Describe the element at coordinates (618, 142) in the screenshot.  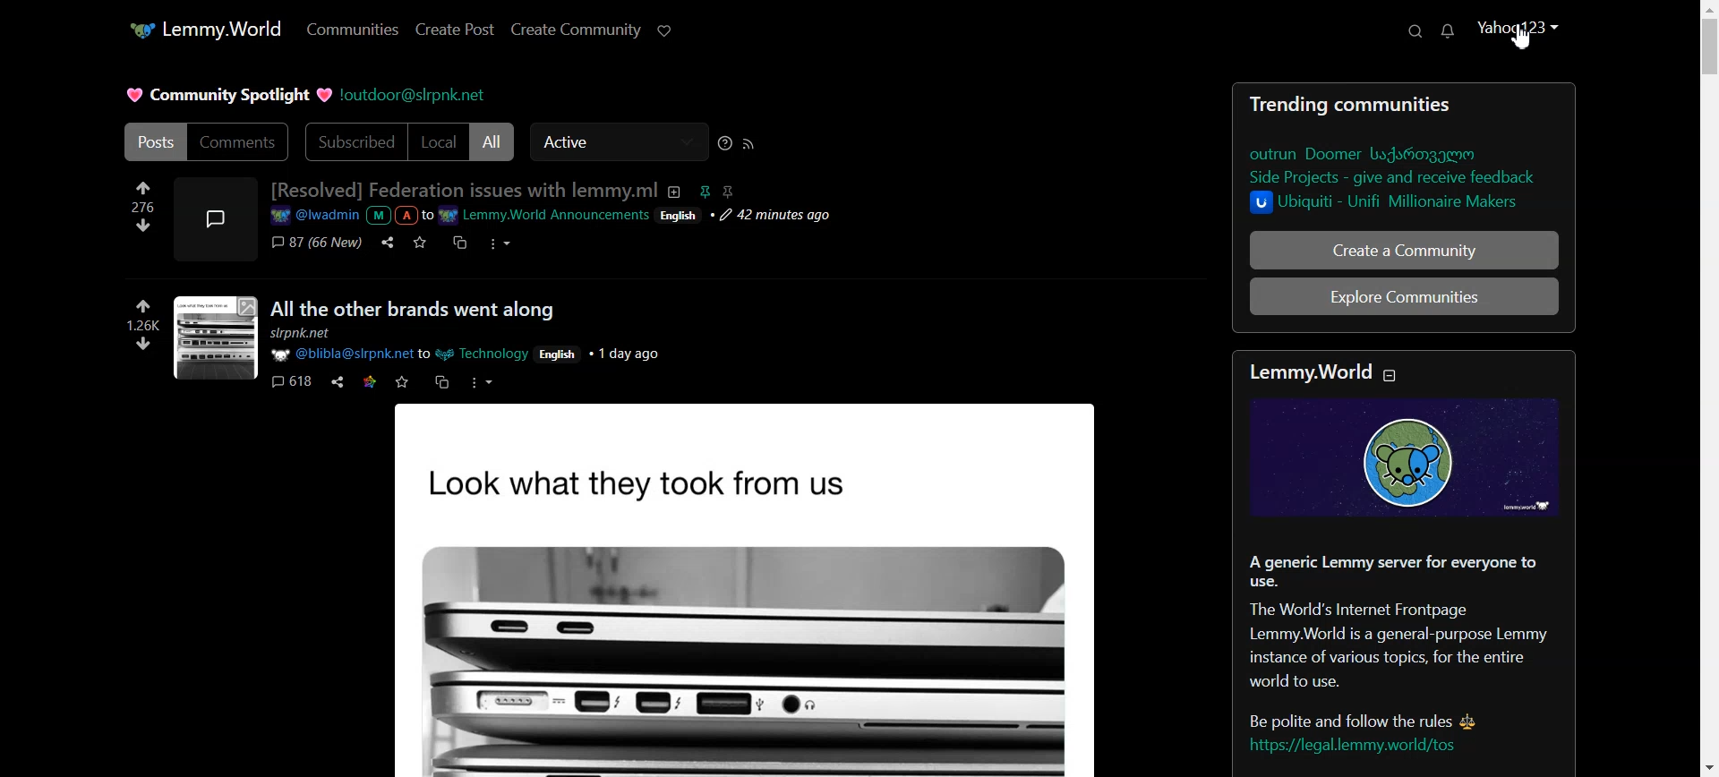
I see `Active` at that location.